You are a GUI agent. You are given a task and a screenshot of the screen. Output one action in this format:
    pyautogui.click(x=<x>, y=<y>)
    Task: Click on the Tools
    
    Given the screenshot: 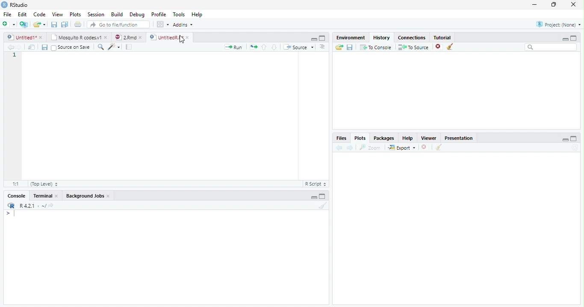 What is the action you would take?
    pyautogui.click(x=180, y=14)
    